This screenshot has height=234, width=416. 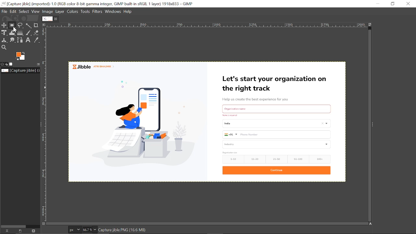 I want to click on Close current image, so click(x=56, y=19).